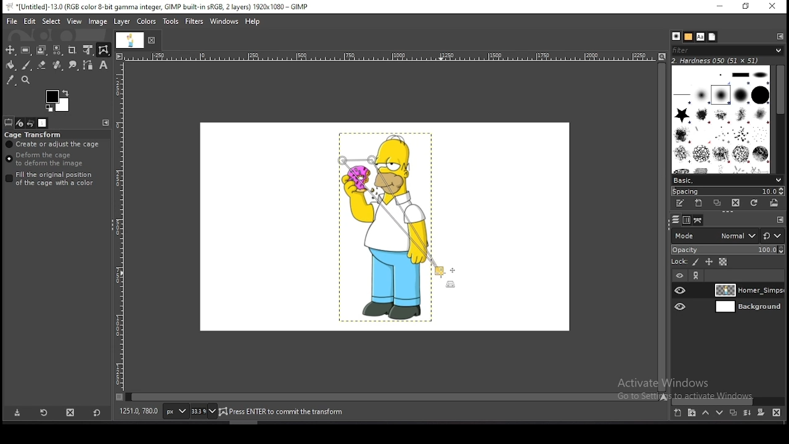  I want to click on zoom status, so click(203, 411).